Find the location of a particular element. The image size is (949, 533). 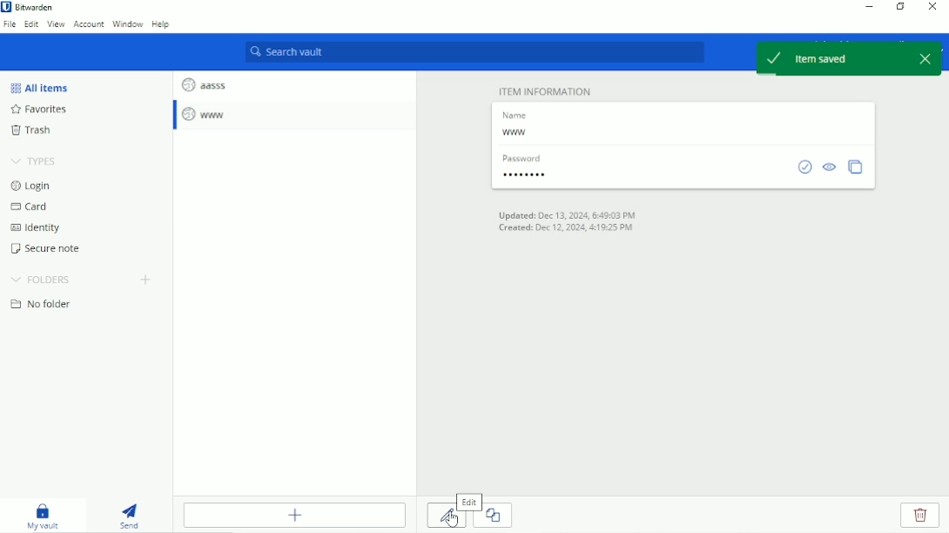

Item information is located at coordinates (540, 89).